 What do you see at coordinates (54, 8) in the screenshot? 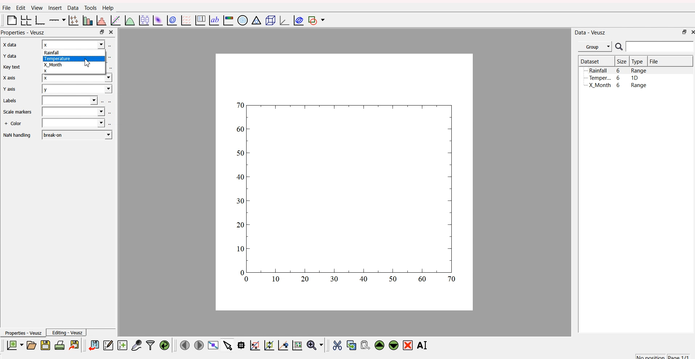
I see `Insert` at bounding box center [54, 8].